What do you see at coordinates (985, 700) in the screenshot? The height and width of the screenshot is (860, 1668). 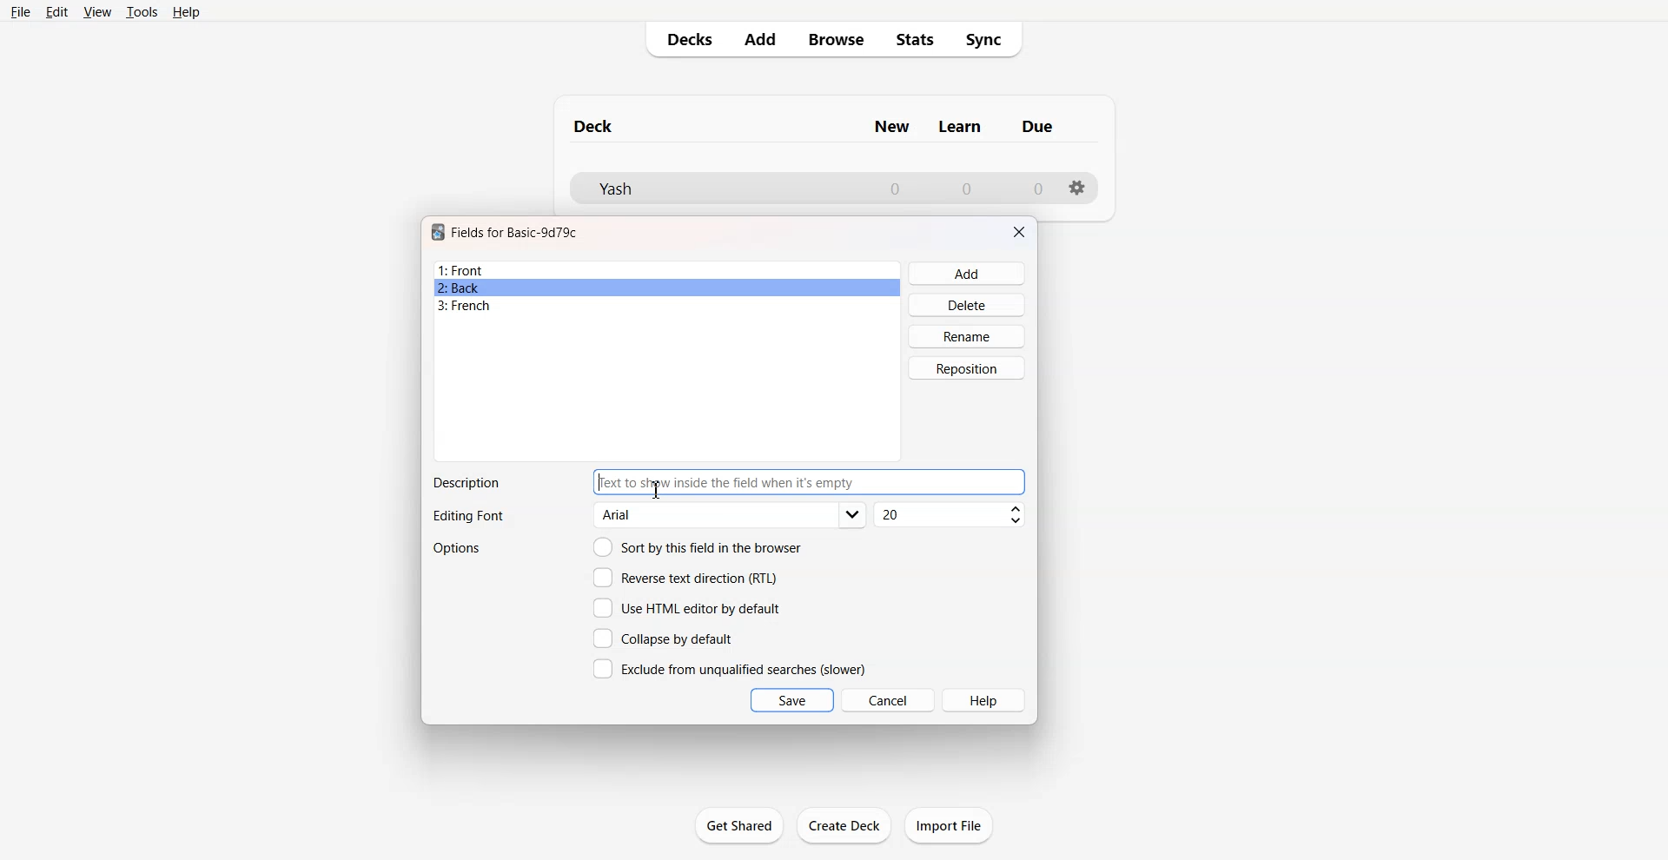 I see `Help` at bounding box center [985, 700].